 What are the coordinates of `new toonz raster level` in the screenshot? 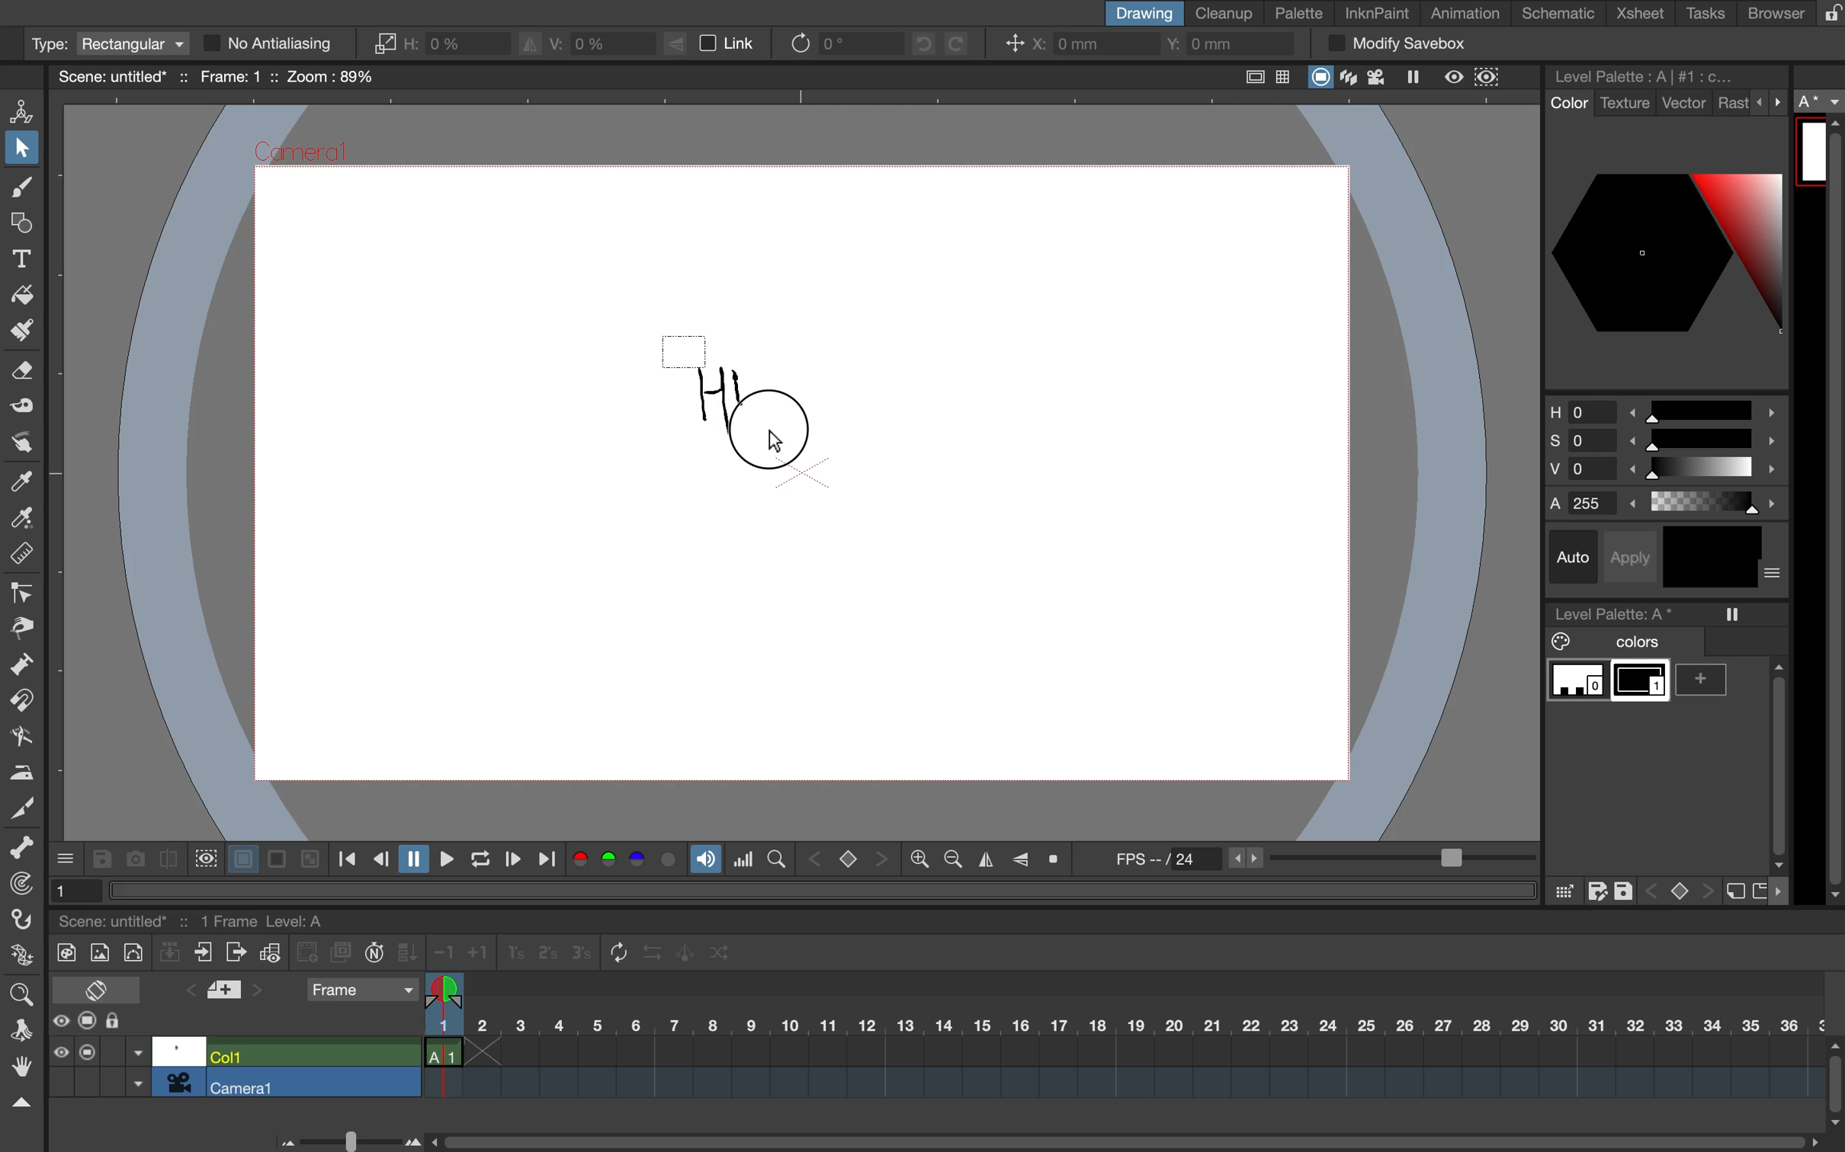 It's located at (63, 950).